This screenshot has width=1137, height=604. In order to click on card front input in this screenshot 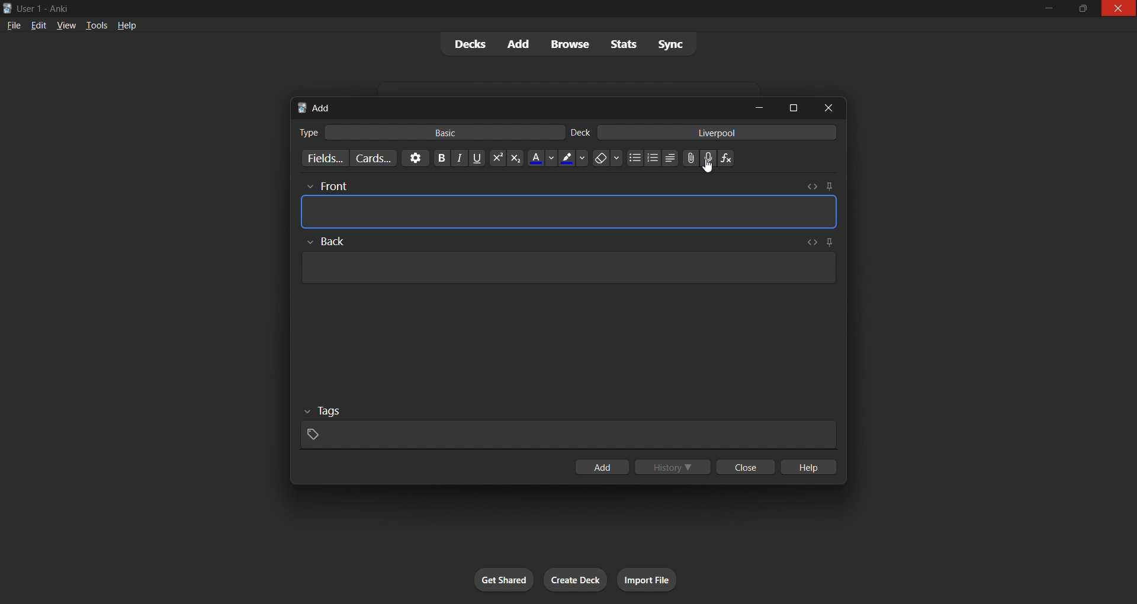, I will do `click(569, 203)`.